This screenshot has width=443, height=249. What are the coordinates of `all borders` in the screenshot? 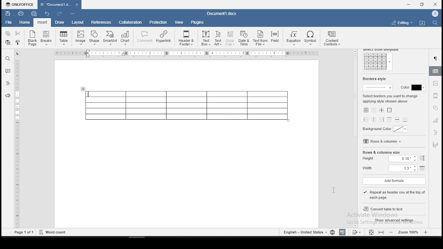 It's located at (365, 110).